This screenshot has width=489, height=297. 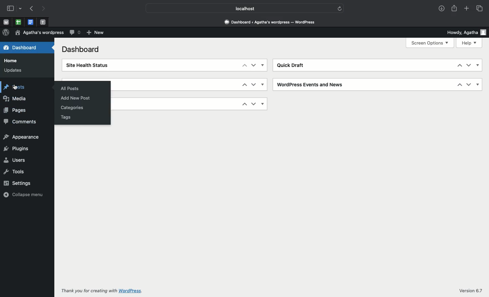 I want to click on Add new, so click(x=95, y=33).